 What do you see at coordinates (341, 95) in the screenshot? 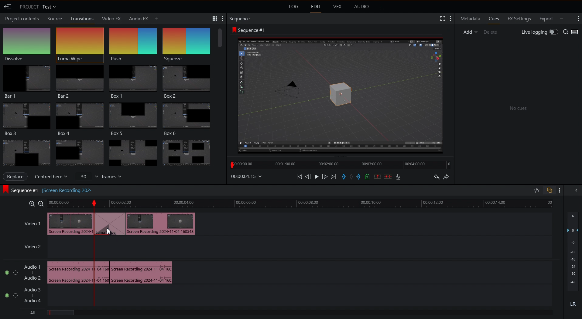
I see `Preview` at bounding box center [341, 95].